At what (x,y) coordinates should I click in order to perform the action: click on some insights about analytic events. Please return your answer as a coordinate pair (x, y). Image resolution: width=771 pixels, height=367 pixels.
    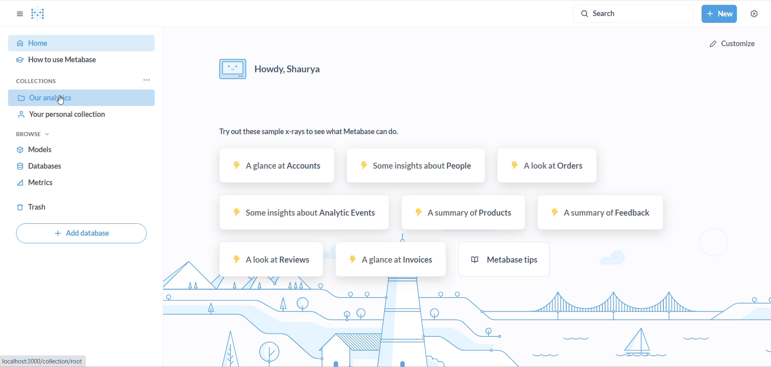
    Looking at the image, I should click on (300, 216).